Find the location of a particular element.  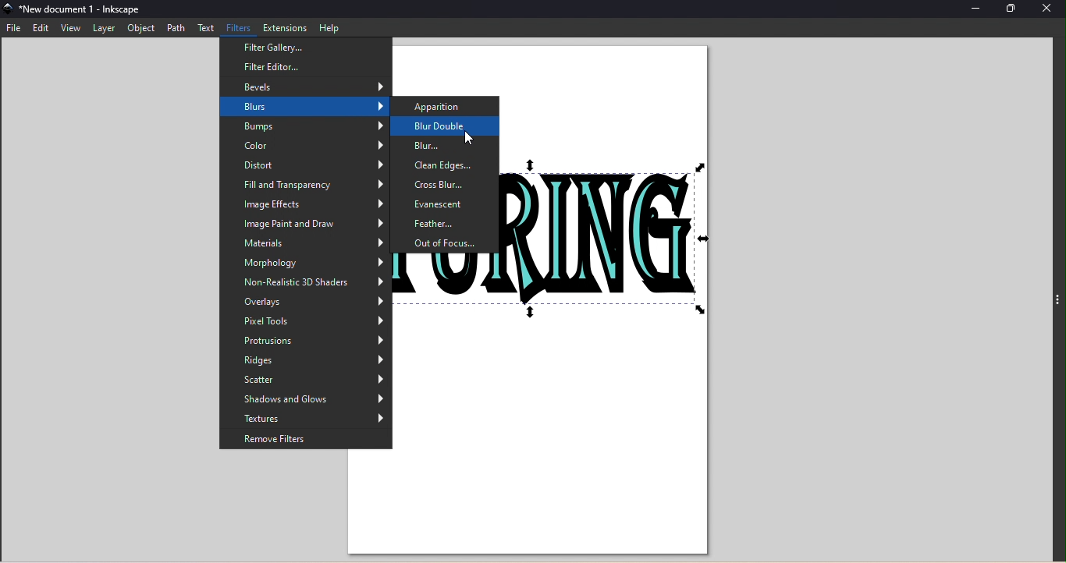

Maximize is located at coordinates (1011, 9).